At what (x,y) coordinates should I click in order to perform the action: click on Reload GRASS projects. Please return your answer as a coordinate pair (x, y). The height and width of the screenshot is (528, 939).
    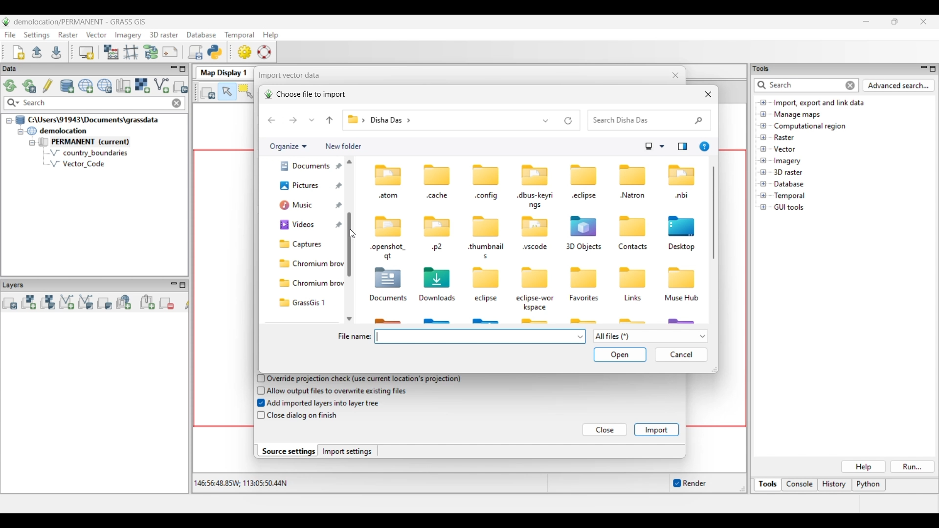
    Looking at the image, I should click on (10, 86).